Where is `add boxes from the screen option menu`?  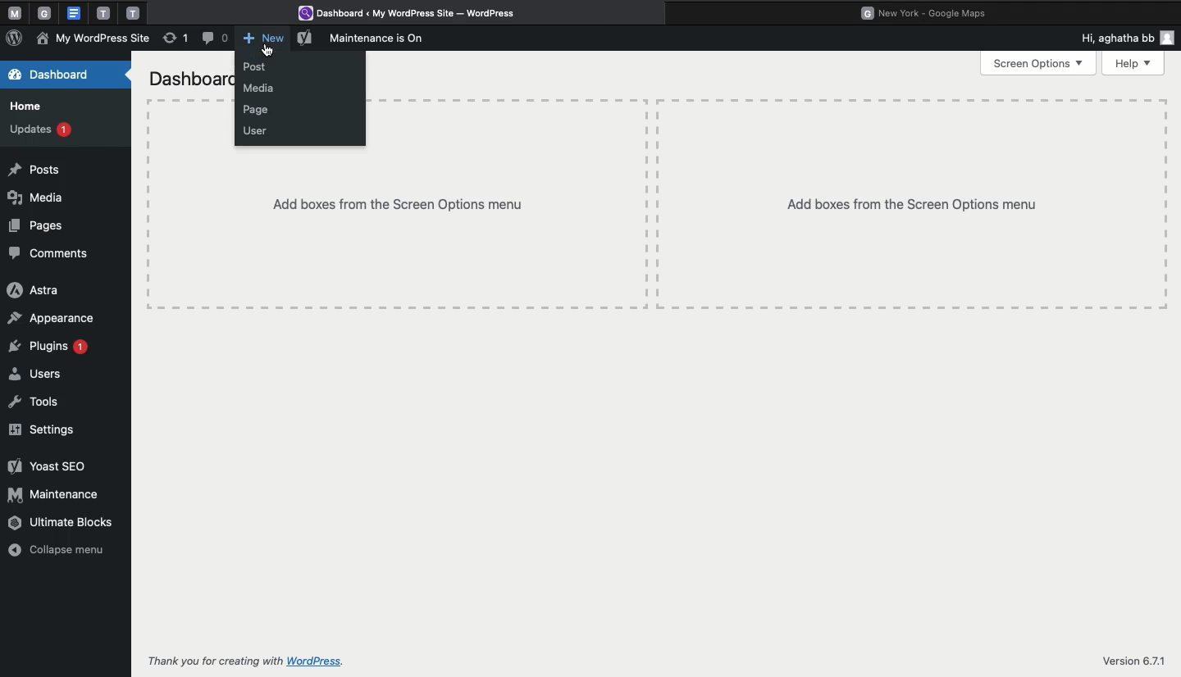
add boxes from the screen option menu is located at coordinates (393, 230).